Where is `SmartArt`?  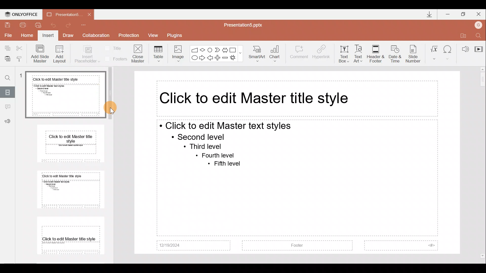 SmartArt is located at coordinates (258, 54).